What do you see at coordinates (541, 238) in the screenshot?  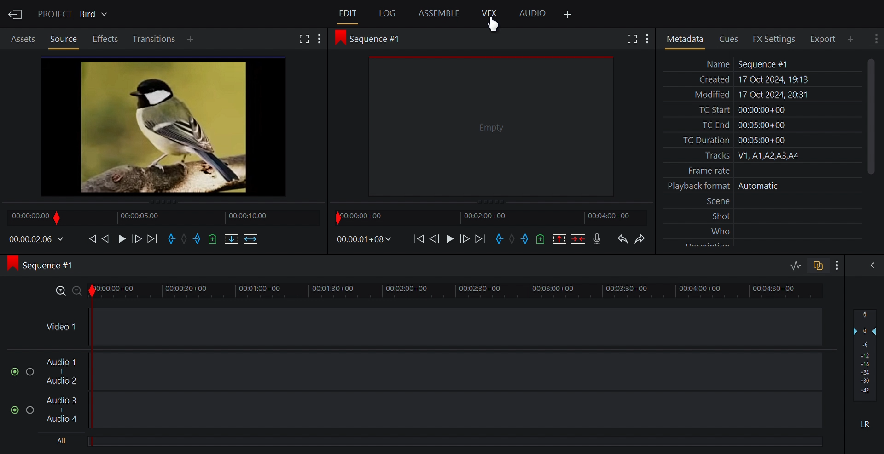 I see `Add a cue` at bounding box center [541, 238].